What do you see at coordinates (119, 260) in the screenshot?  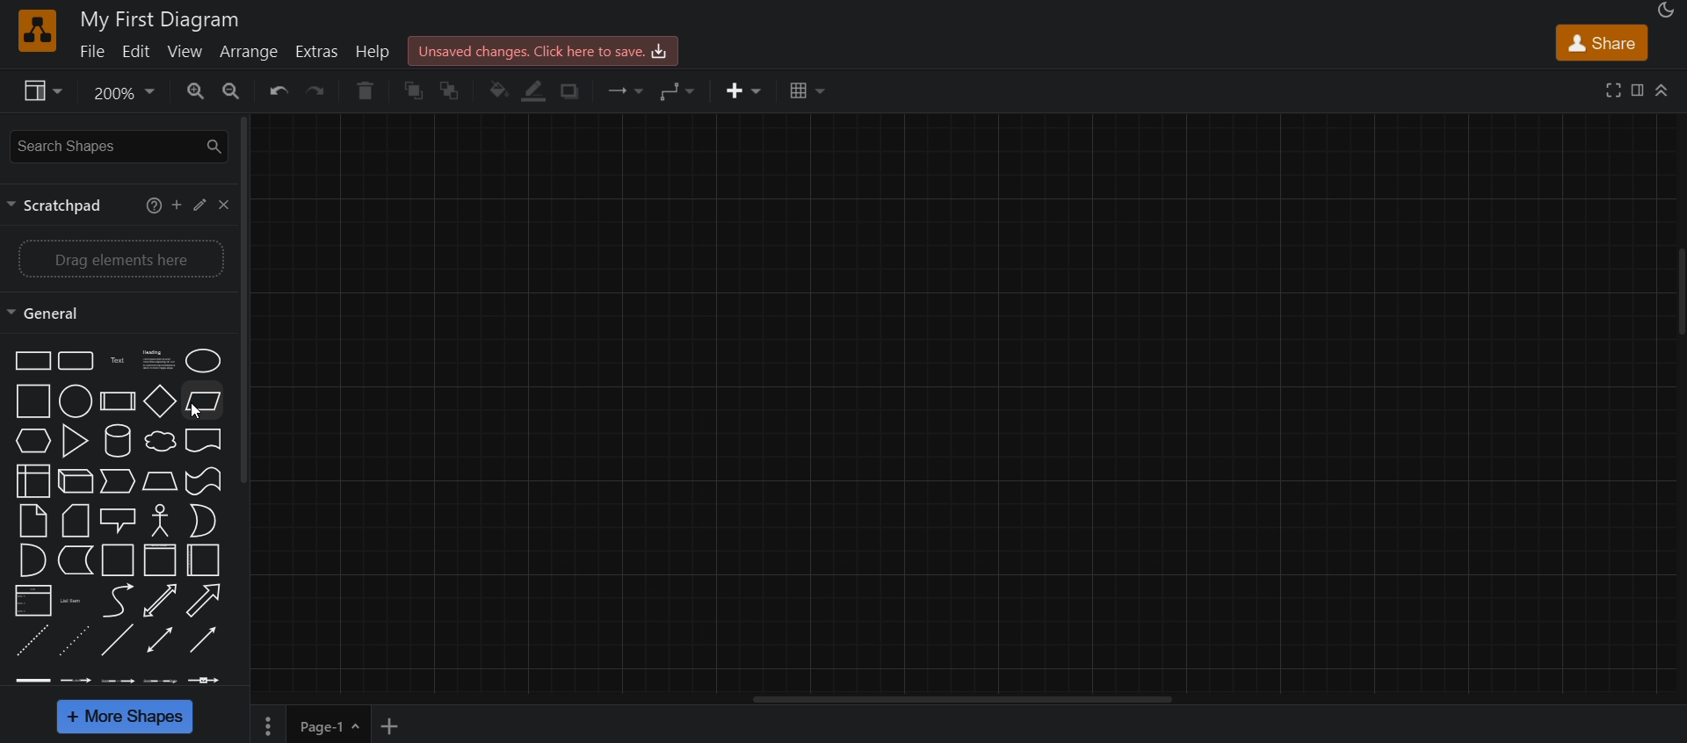 I see `drag elements` at bounding box center [119, 260].